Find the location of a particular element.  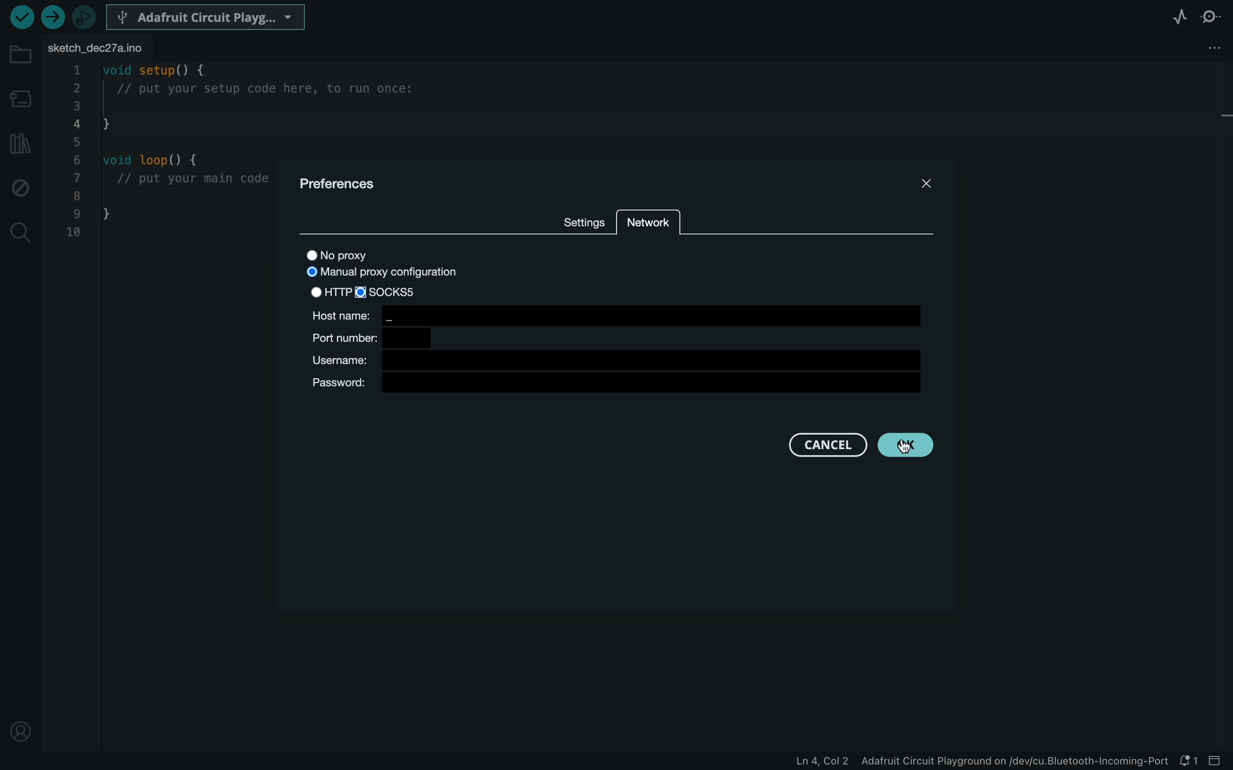

PORT NUMBER is located at coordinates (380, 338).